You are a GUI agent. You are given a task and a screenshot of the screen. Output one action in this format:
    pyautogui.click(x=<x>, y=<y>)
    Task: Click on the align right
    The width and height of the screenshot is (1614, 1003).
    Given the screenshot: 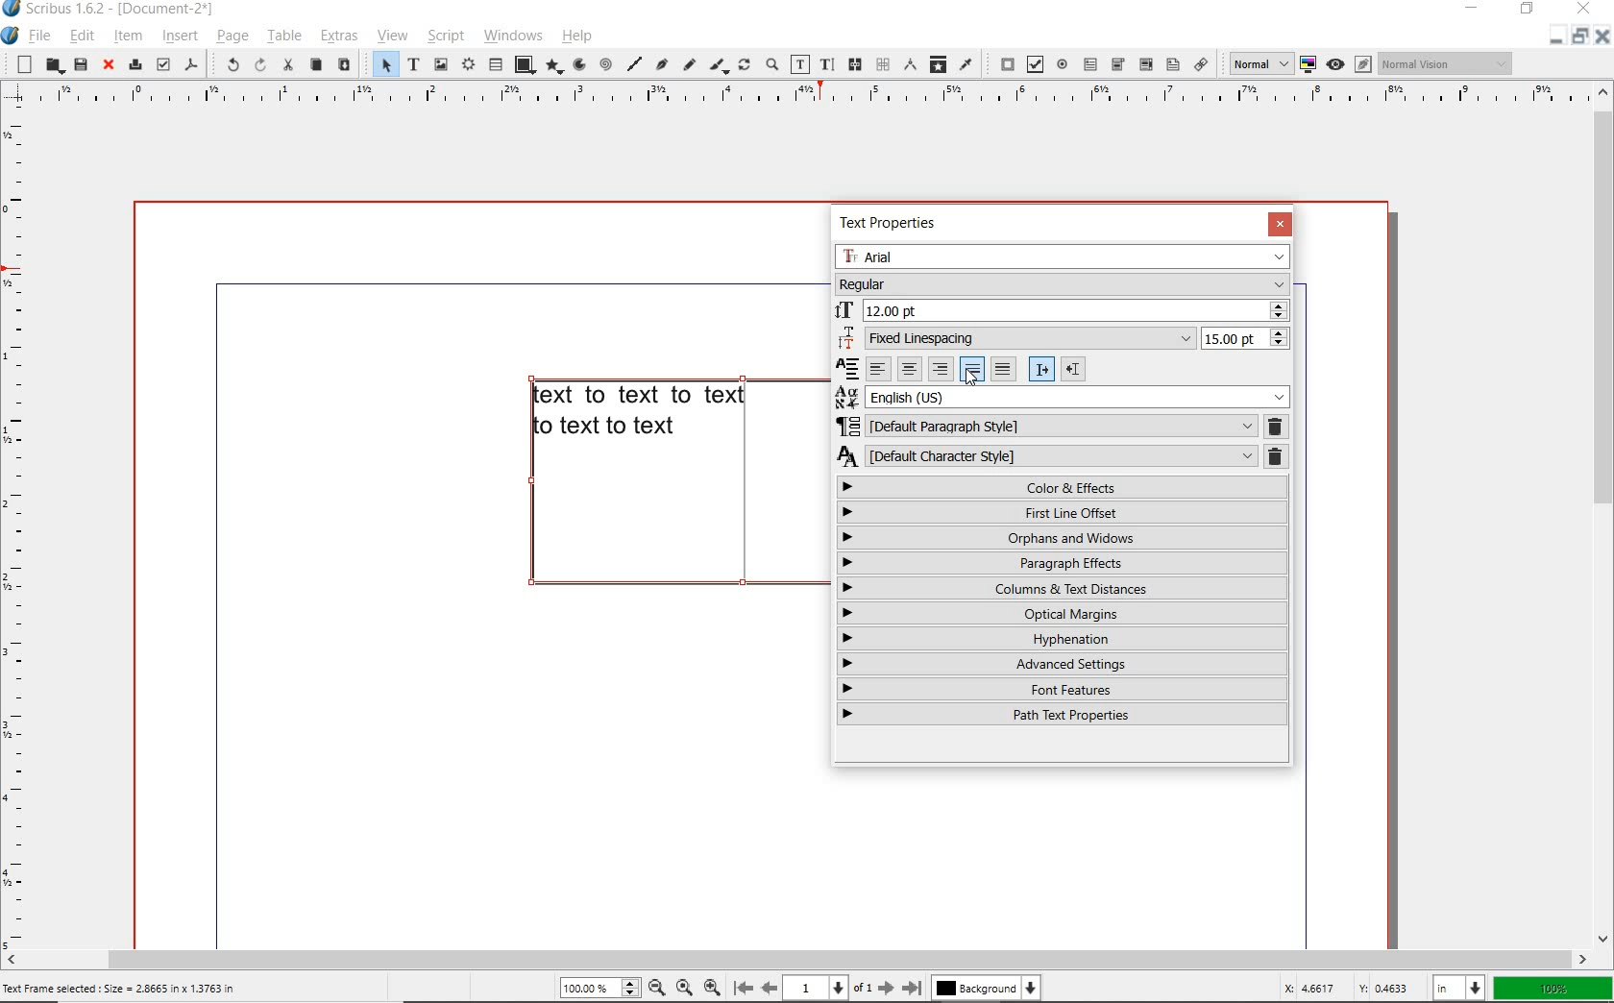 What is the action you would take?
    pyautogui.click(x=941, y=368)
    